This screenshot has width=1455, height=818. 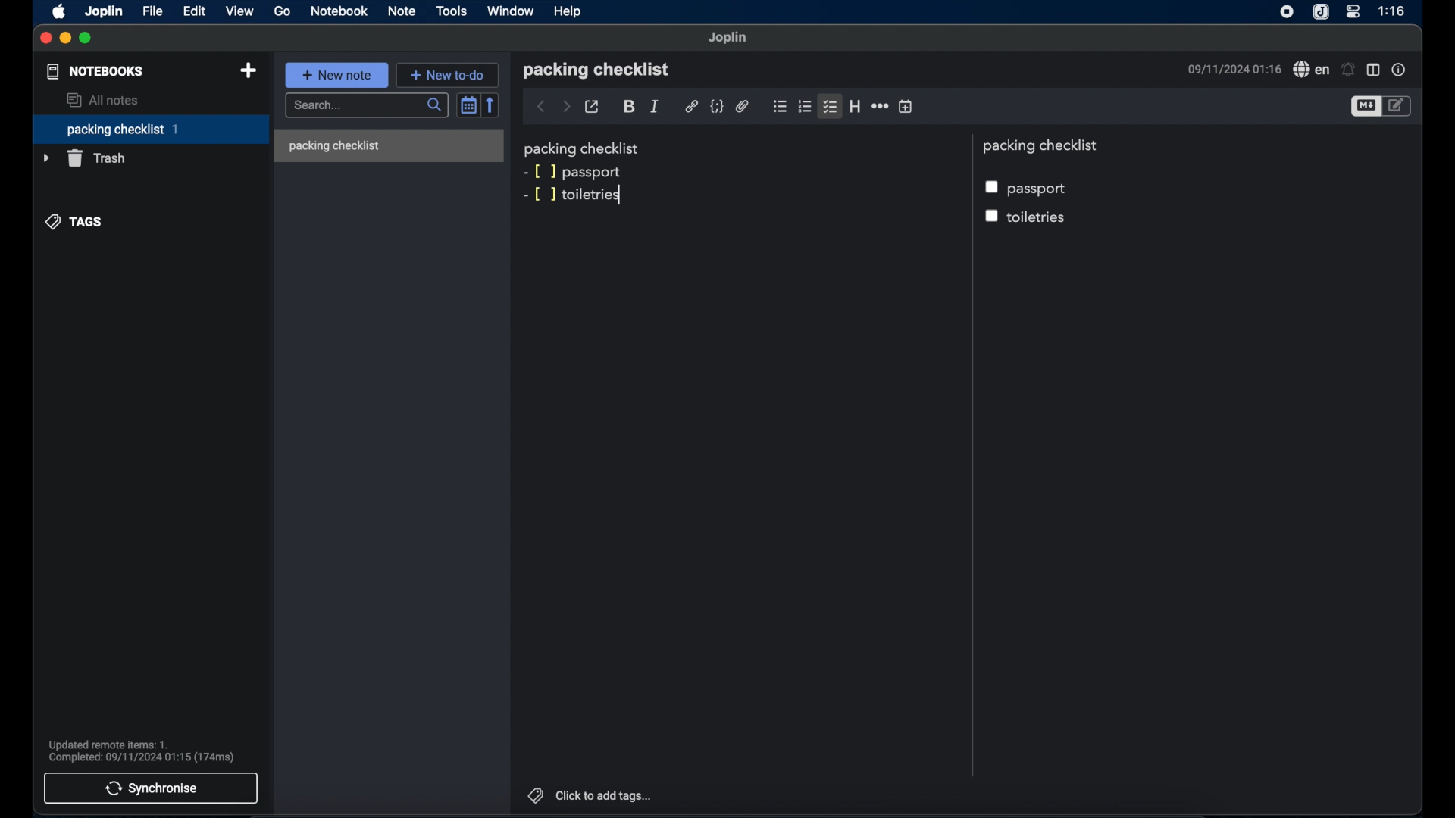 What do you see at coordinates (539, 171) in the screenshot?
I see `markdown syntax` at bounding box center [539, 171].